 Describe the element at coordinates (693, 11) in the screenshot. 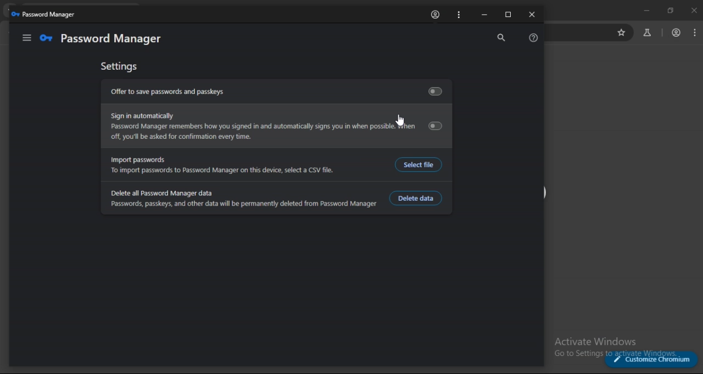

I see `close` at that location.